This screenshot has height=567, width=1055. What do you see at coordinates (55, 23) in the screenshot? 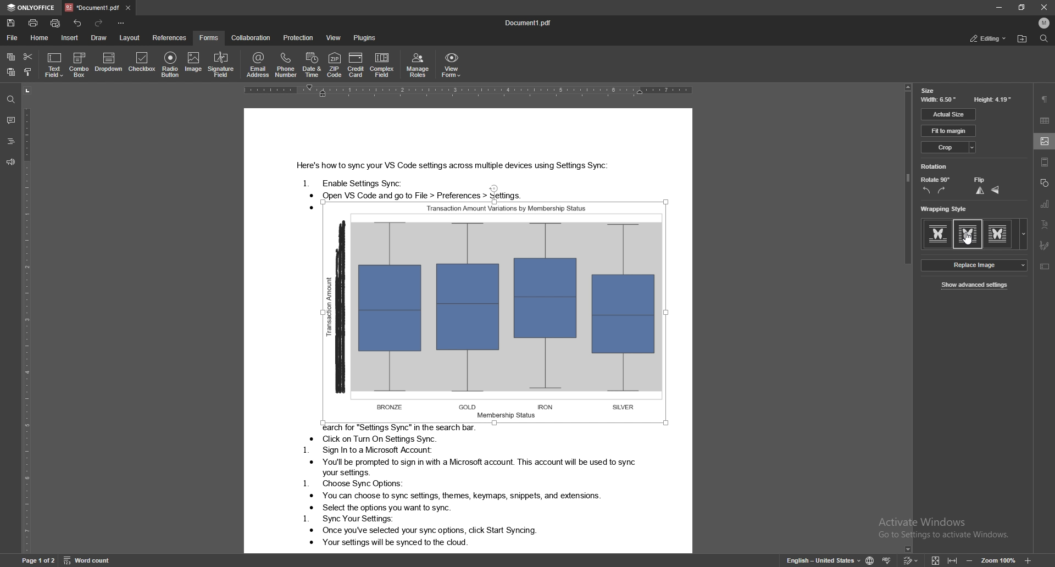
I see `quick print` at bounding box center [55, 23].